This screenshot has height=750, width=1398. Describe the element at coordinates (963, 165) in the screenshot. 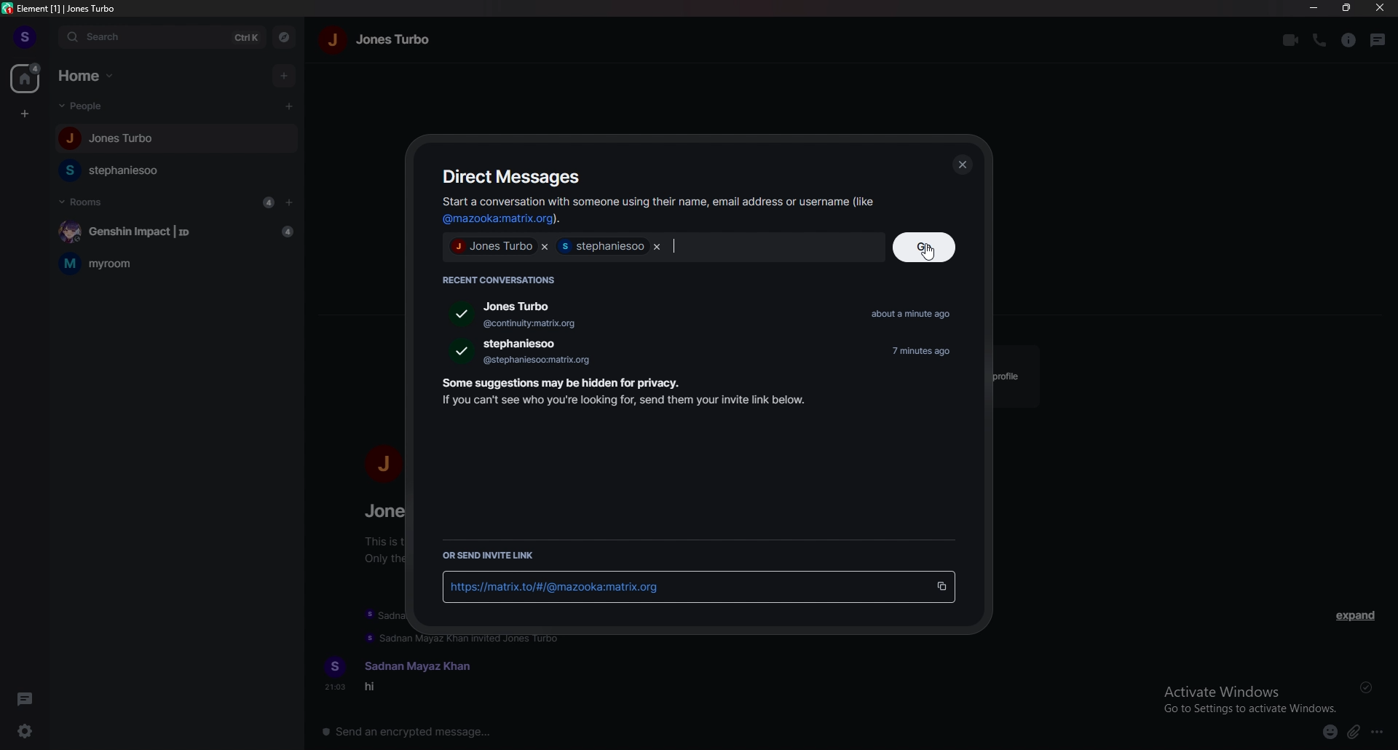

I see `close` at that location.